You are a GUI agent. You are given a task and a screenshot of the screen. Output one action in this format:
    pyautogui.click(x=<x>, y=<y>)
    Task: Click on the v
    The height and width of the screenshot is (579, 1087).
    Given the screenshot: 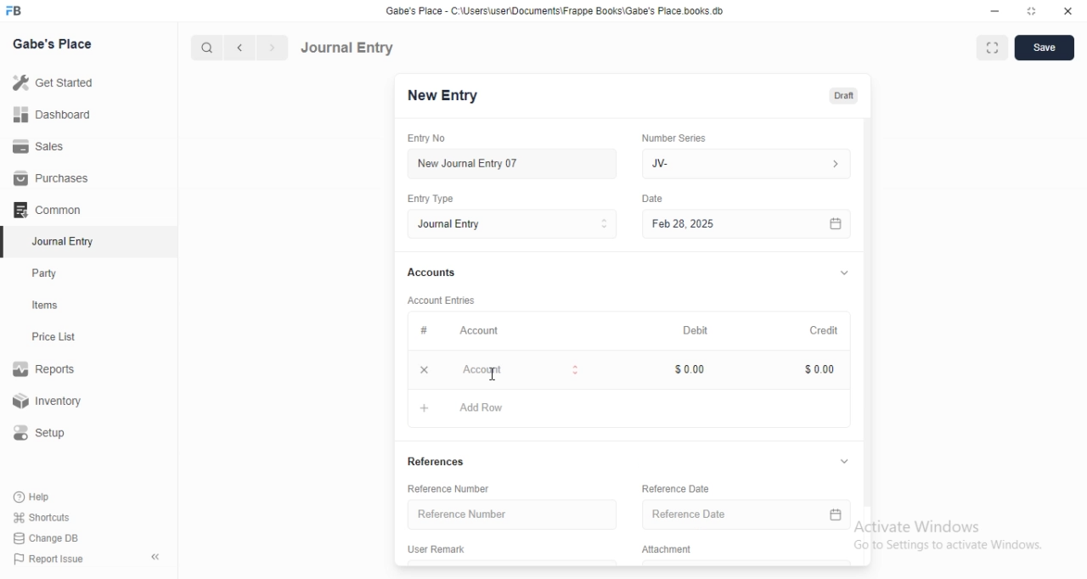 What is the action you would take?
    pyautogui.click(x=847, y=460)
    